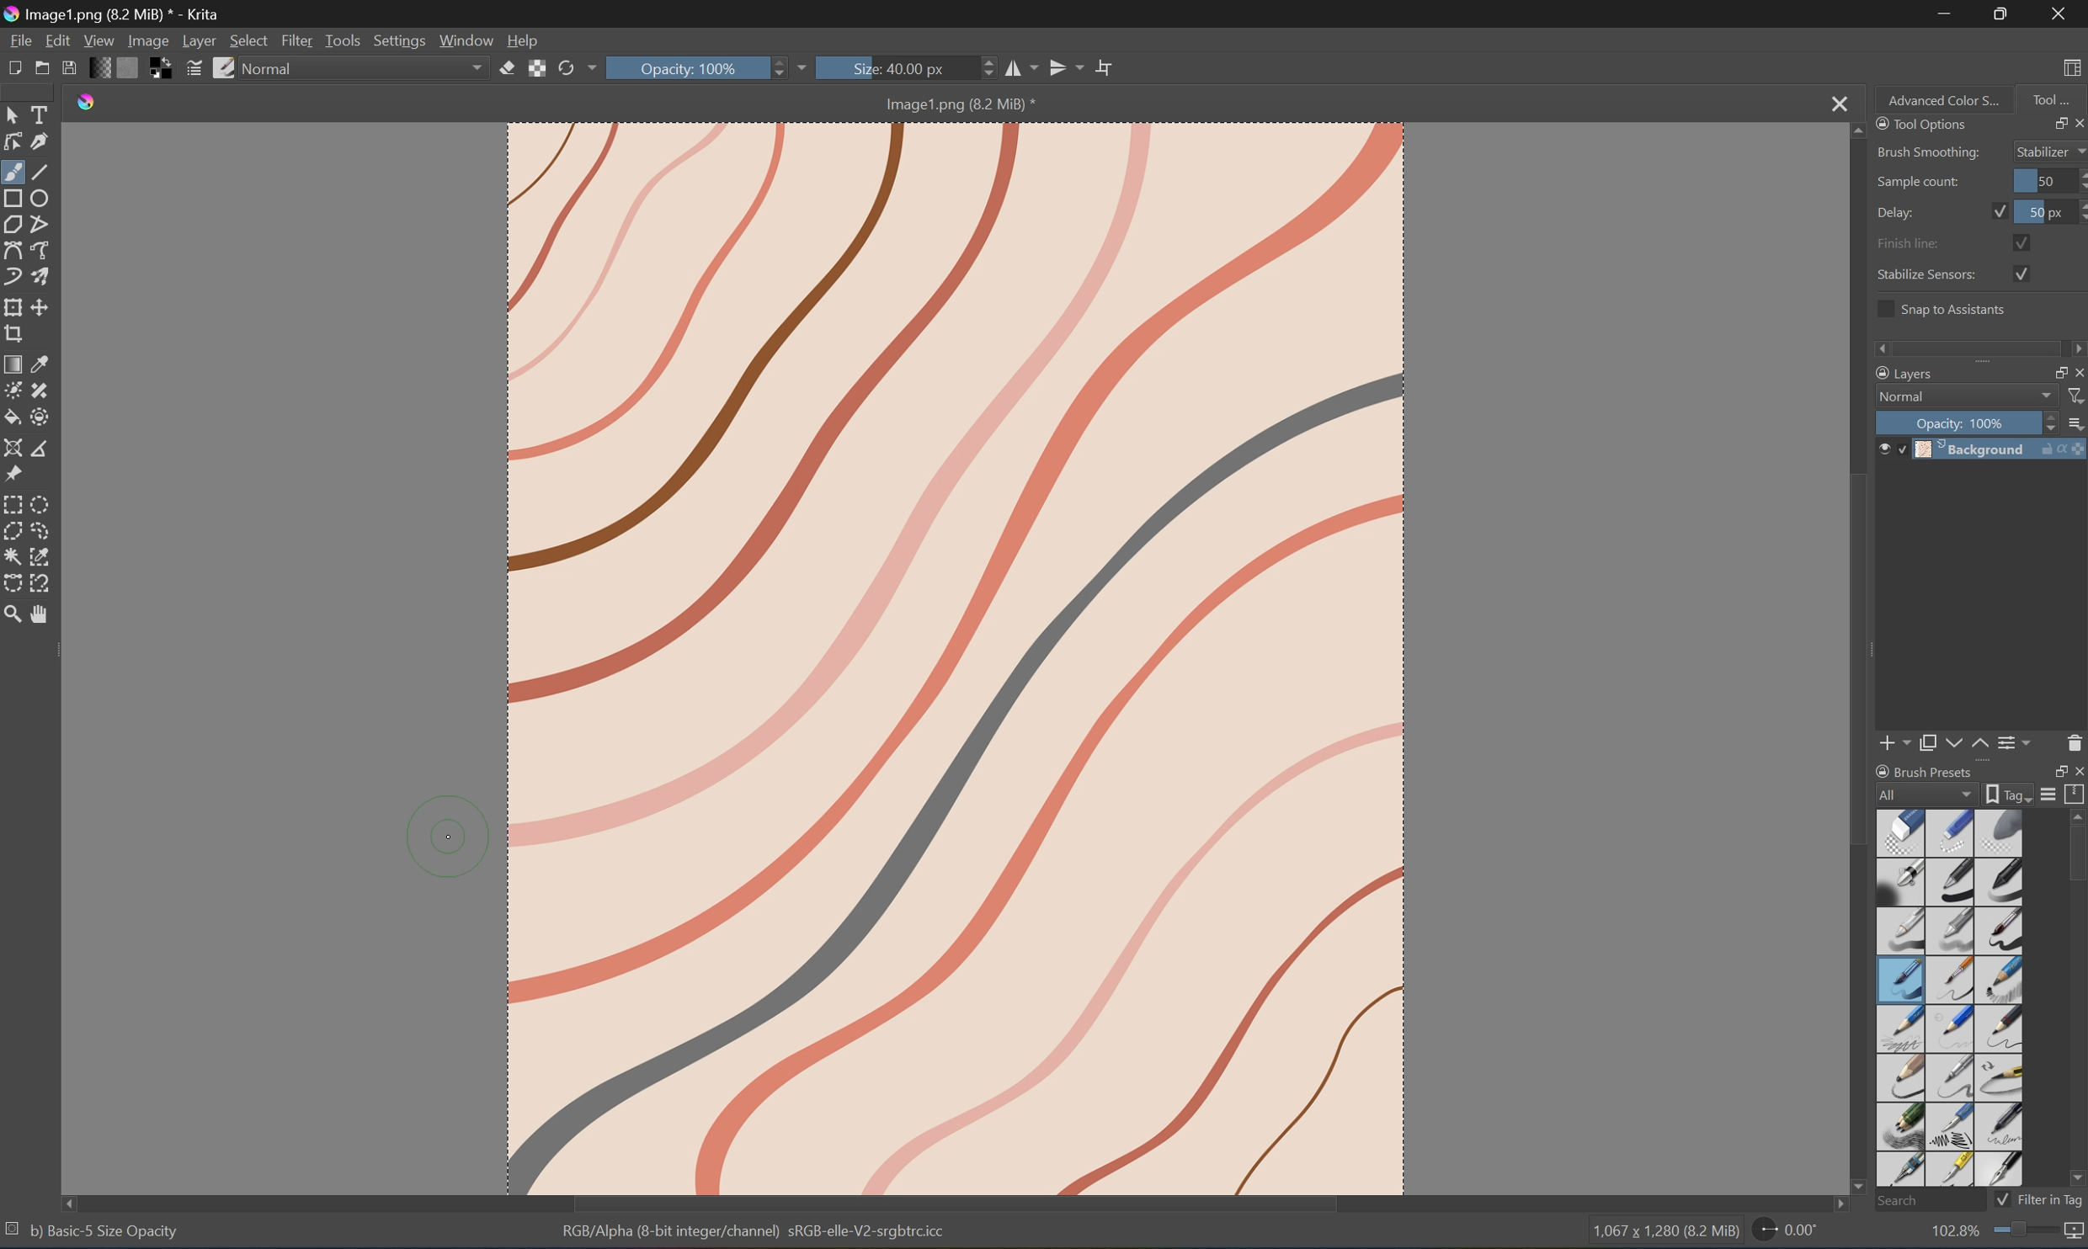 This screenshot has width=2088, height=1249. What do you see at coordinates (2050, 796) in the screenshot?
I see `Display settings` at bounding box center [2050, 796].